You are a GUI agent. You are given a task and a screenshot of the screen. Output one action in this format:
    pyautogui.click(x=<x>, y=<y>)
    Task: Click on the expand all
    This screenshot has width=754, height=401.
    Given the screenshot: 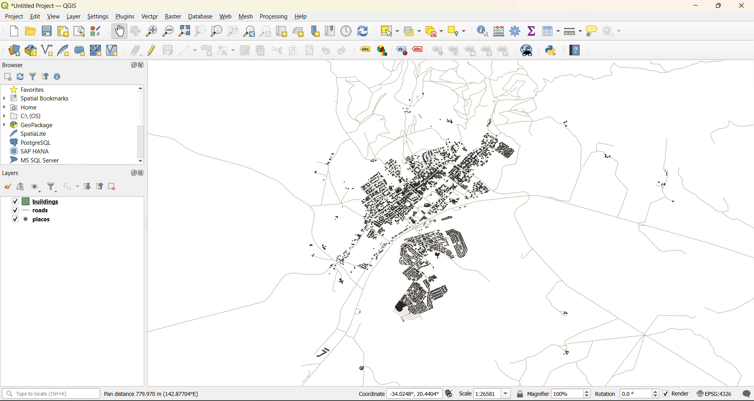 What is the action you would take?
    pyautogui.click(x=88, y=187)
    